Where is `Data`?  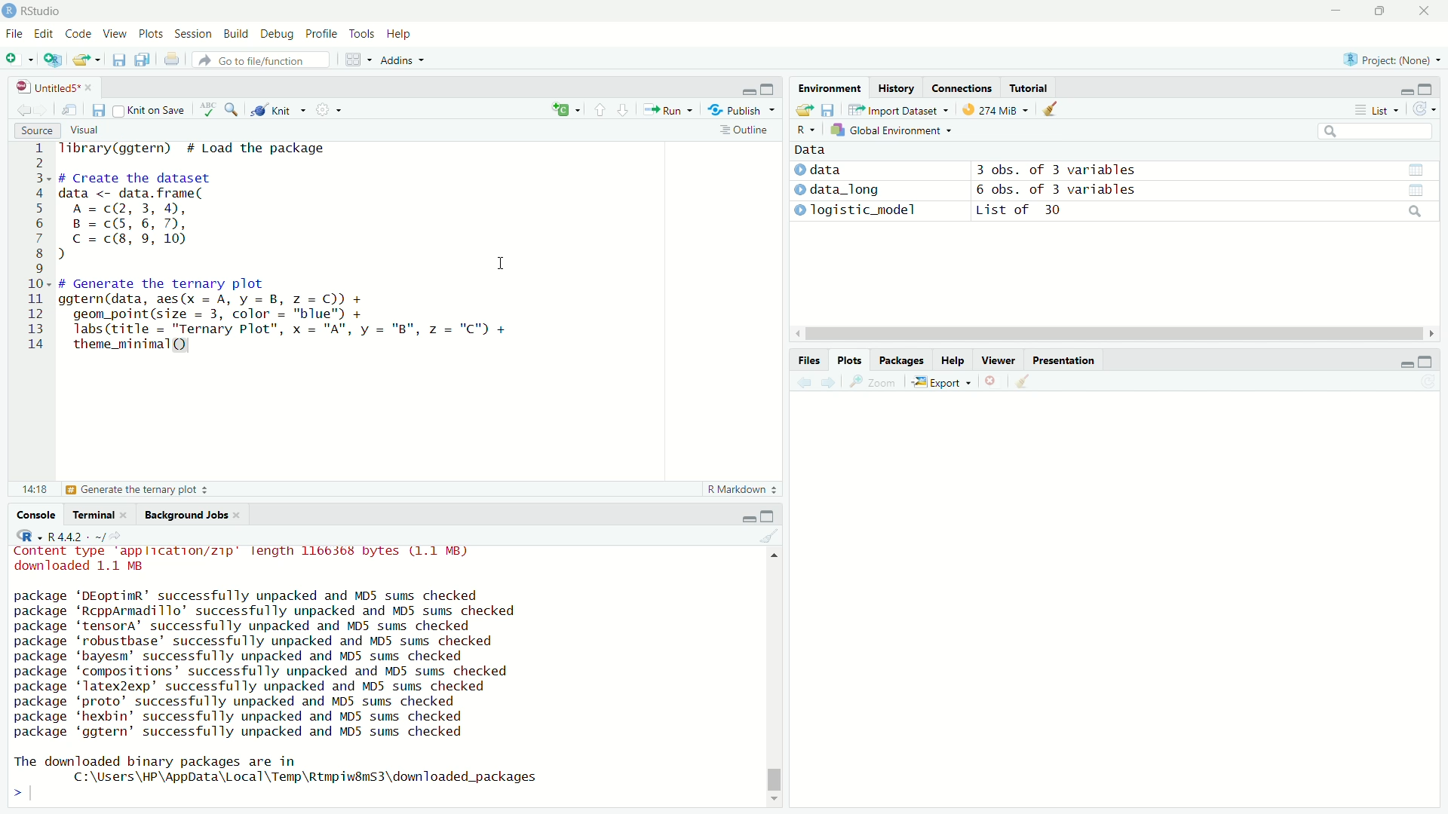
Data is located at coordinates (808, 148).